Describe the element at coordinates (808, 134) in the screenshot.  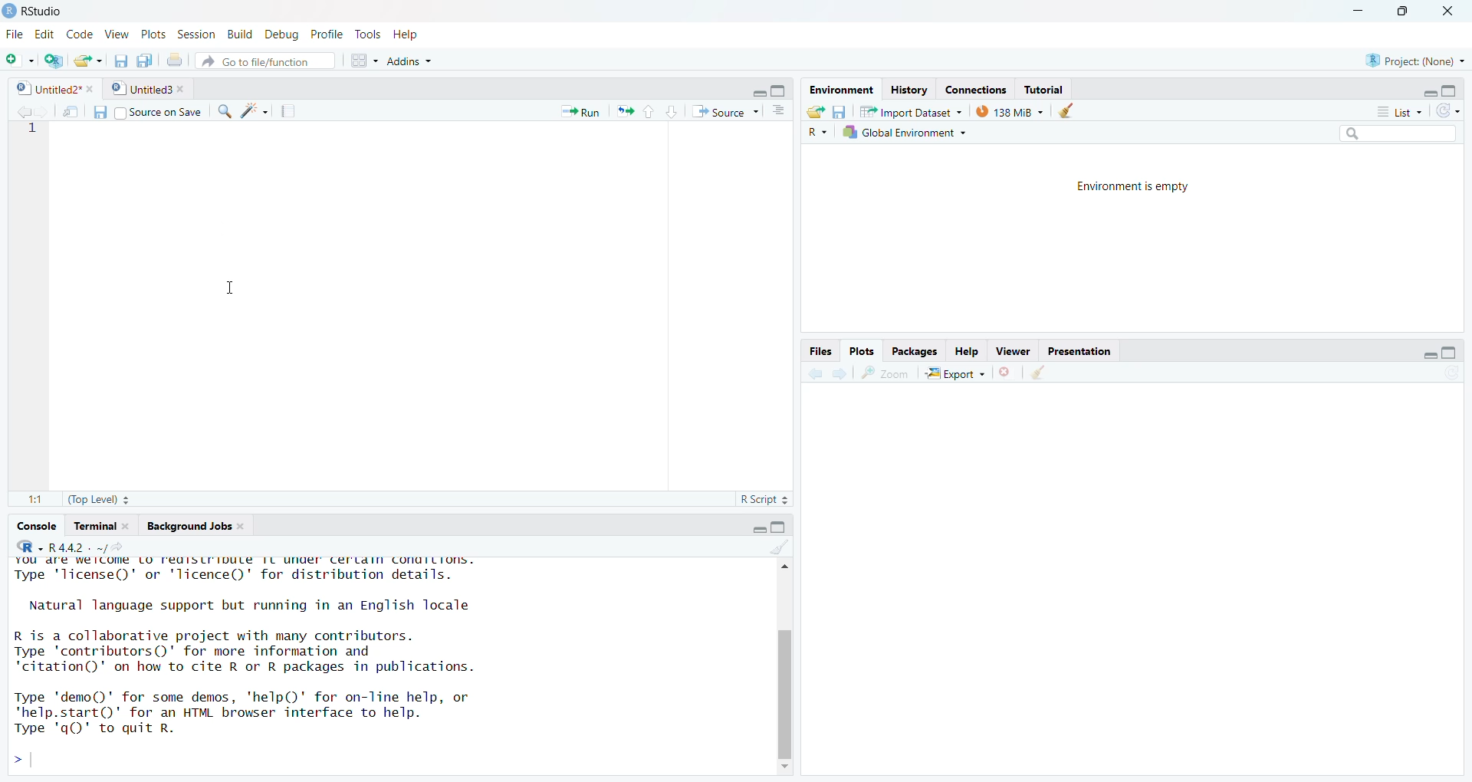
I see `Language` at that location.